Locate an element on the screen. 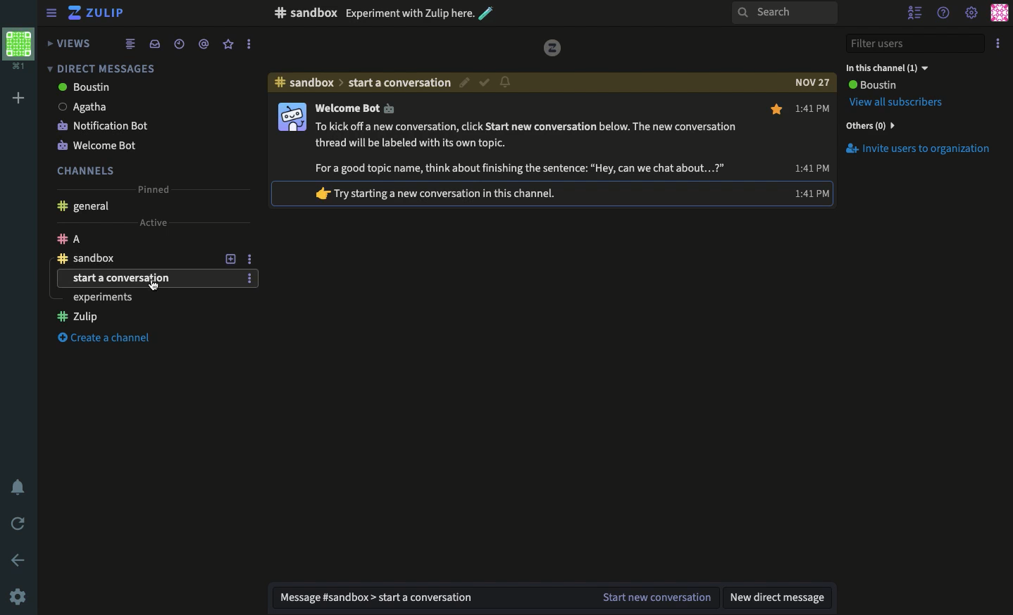 This screenshot has height=615, width=1013. Notification is located at coordinates (505, 81).